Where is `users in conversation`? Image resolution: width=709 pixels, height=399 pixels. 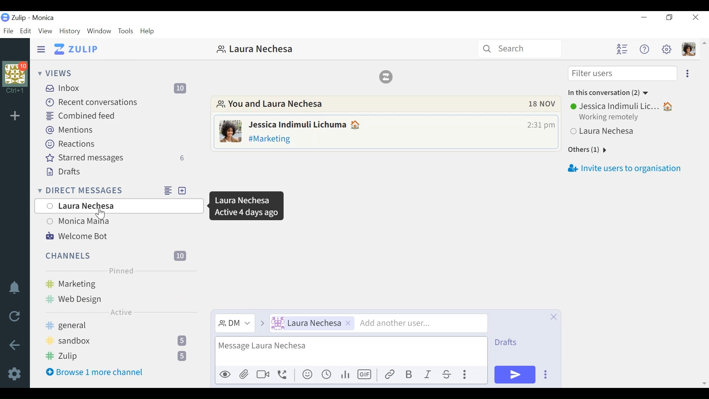
users in conversation is located at coordinates (370, 103).